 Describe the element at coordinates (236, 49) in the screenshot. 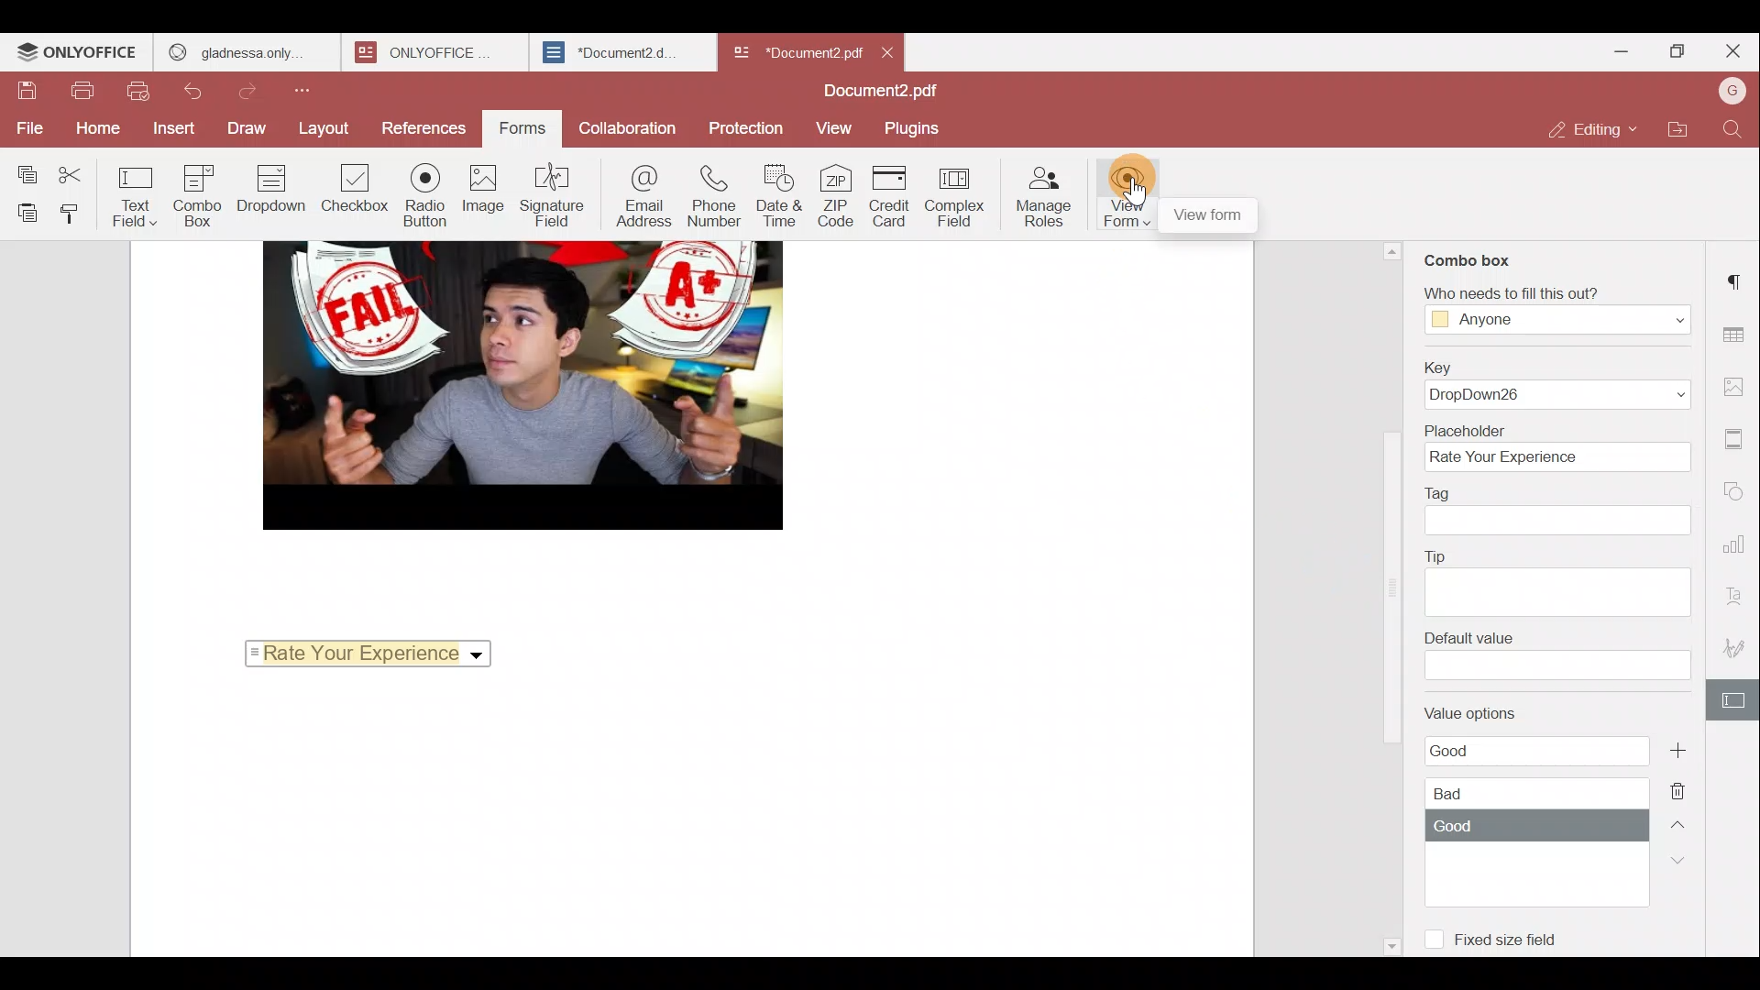

I see `gladnessa only.` at that location.